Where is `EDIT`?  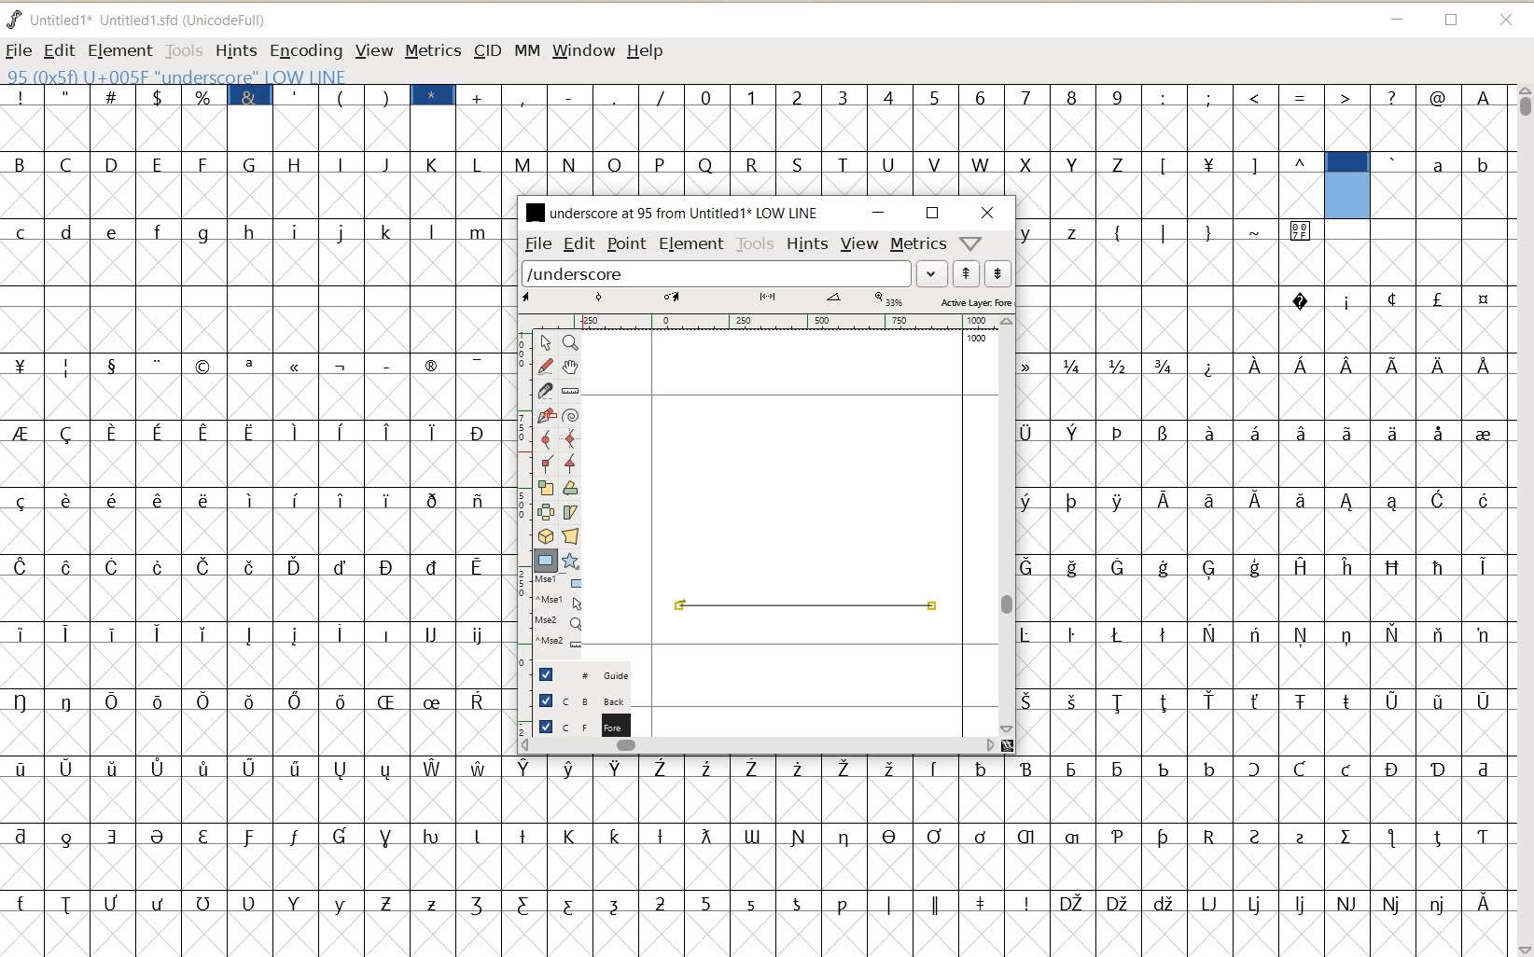 EDIT is located at coordinates (58, 51).